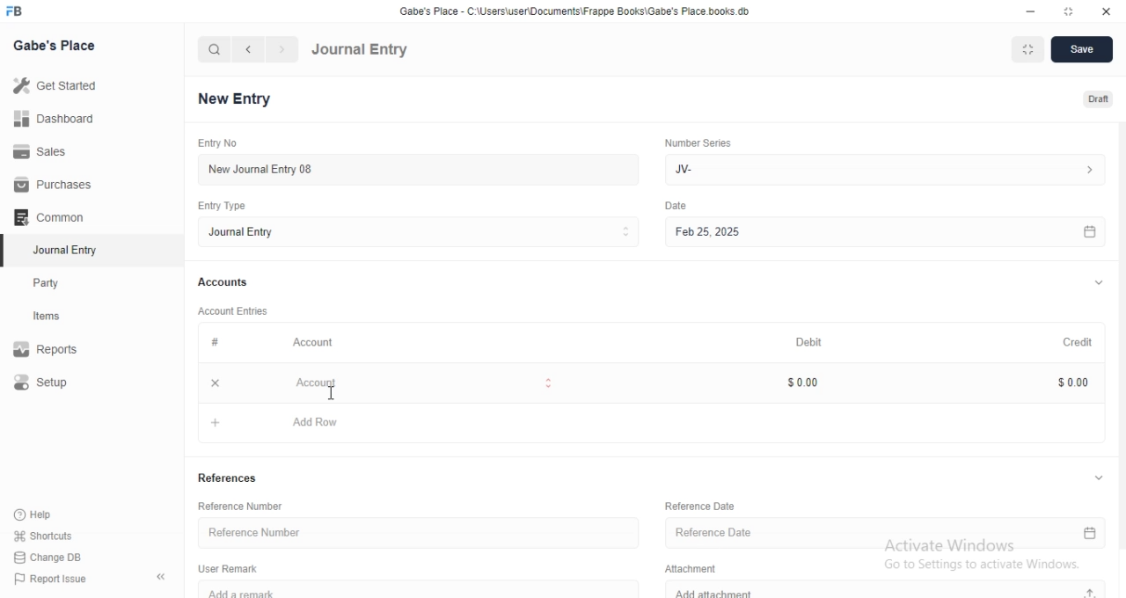  Describe the element at coordinates (1089, 98) in the screenshot. I see `Draft` at that location.